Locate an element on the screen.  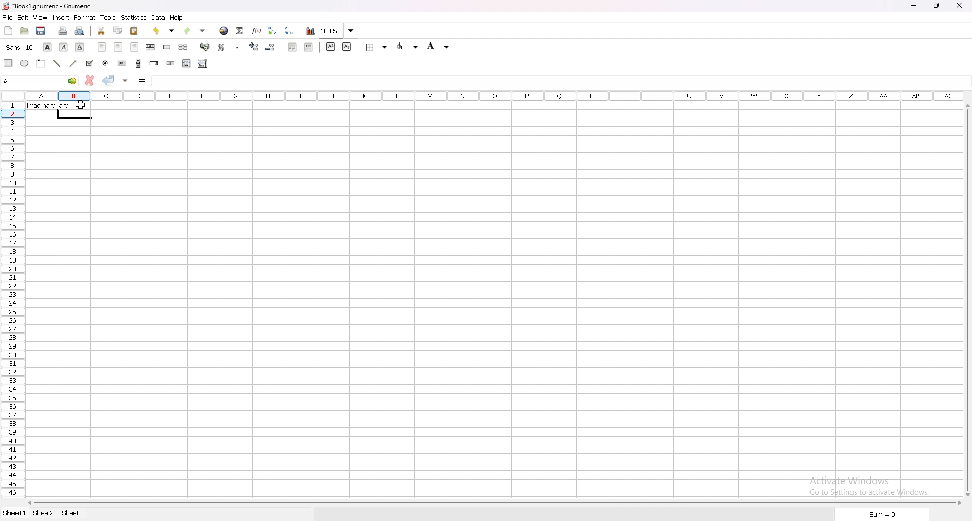
formula is located at coordinates (175, 81).